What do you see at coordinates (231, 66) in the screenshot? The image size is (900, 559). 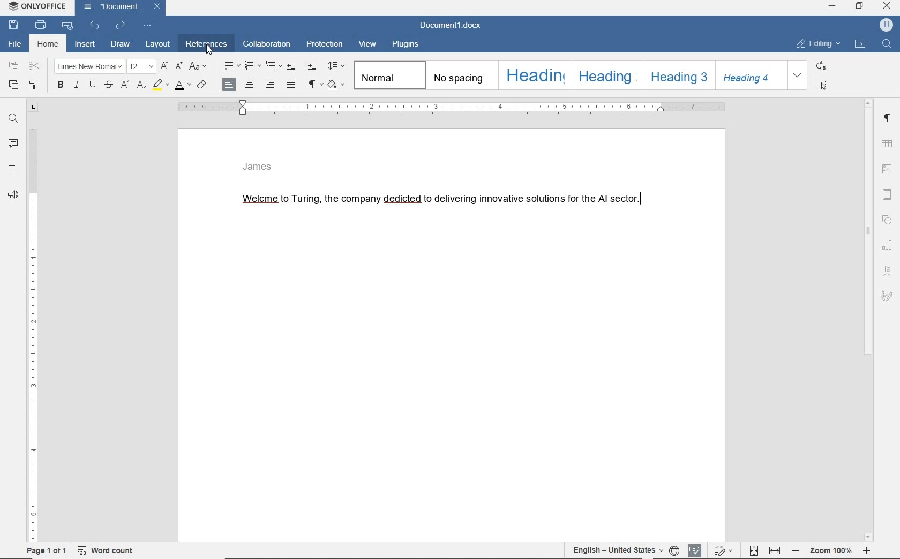 I see `bullets` at bounding box center [231, 66].